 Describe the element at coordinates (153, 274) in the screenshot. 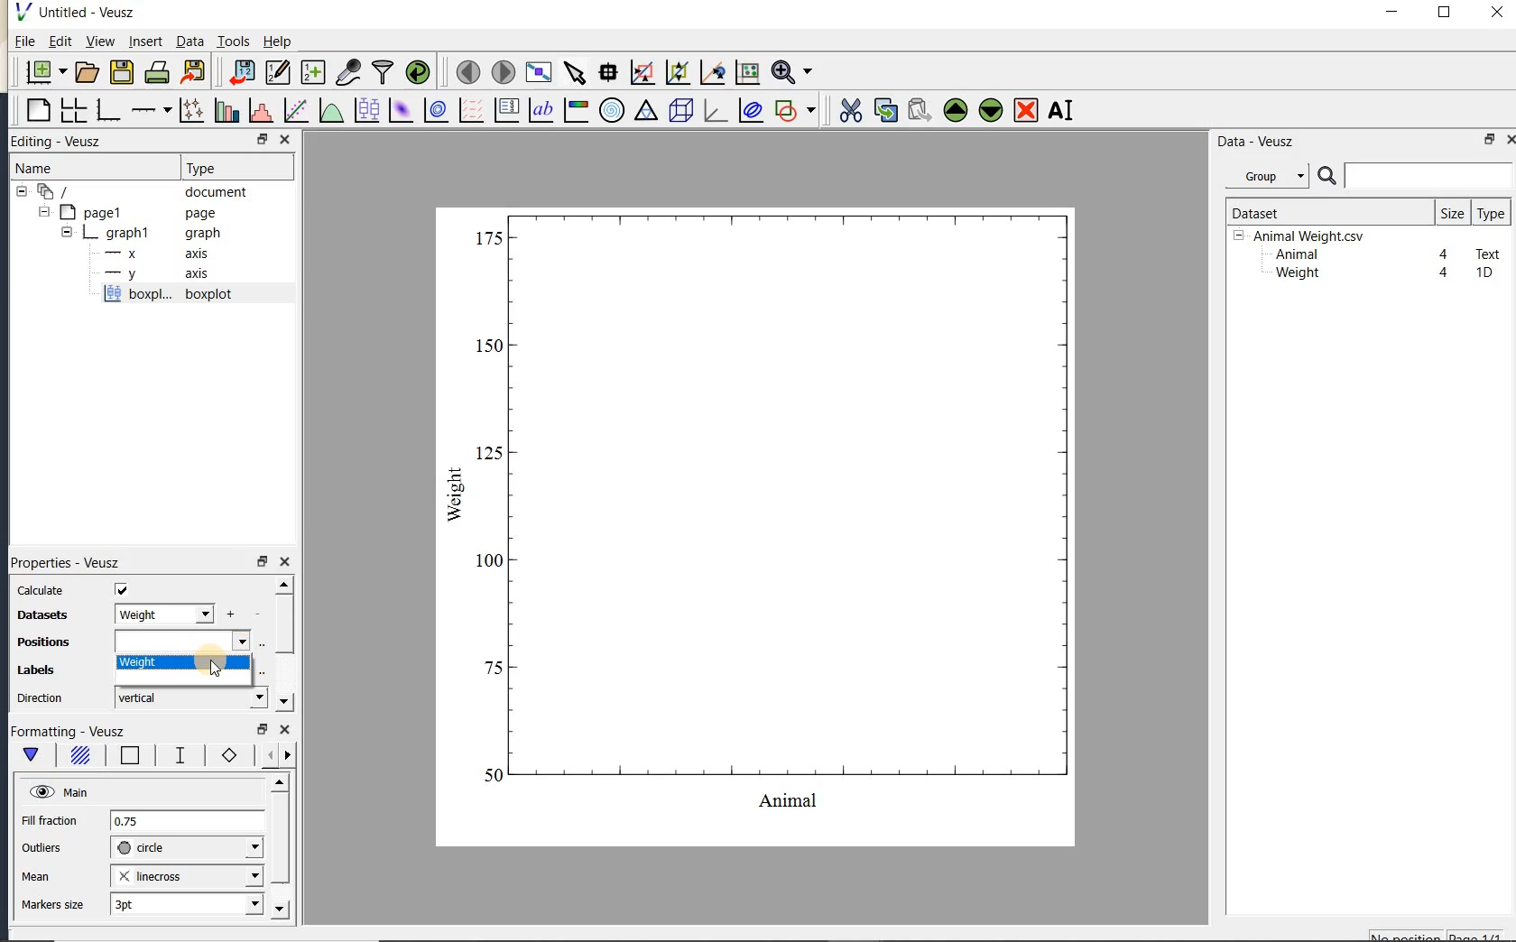

I see `axis` at that location.